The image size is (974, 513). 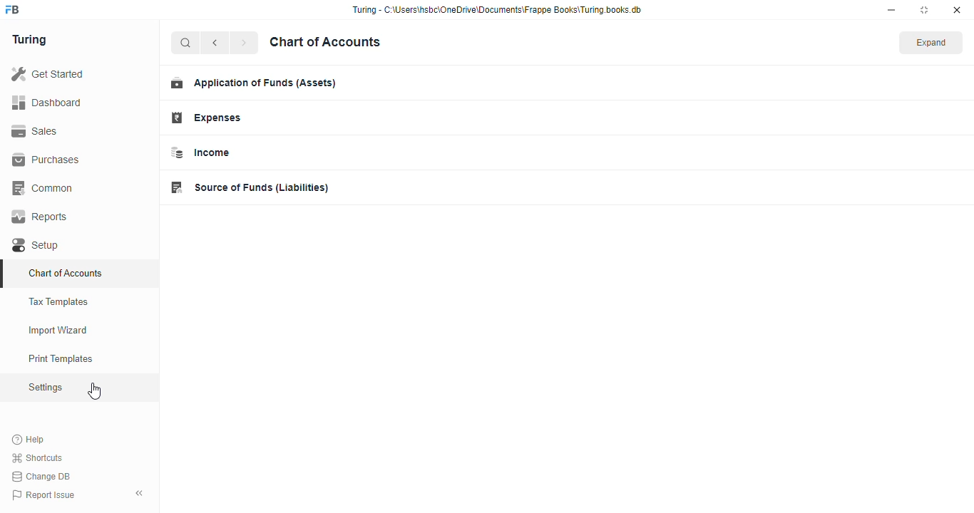 What do you see at coordinates (47, 74) in the screenshot?
I see `get started` at bounding box center [47, 74].